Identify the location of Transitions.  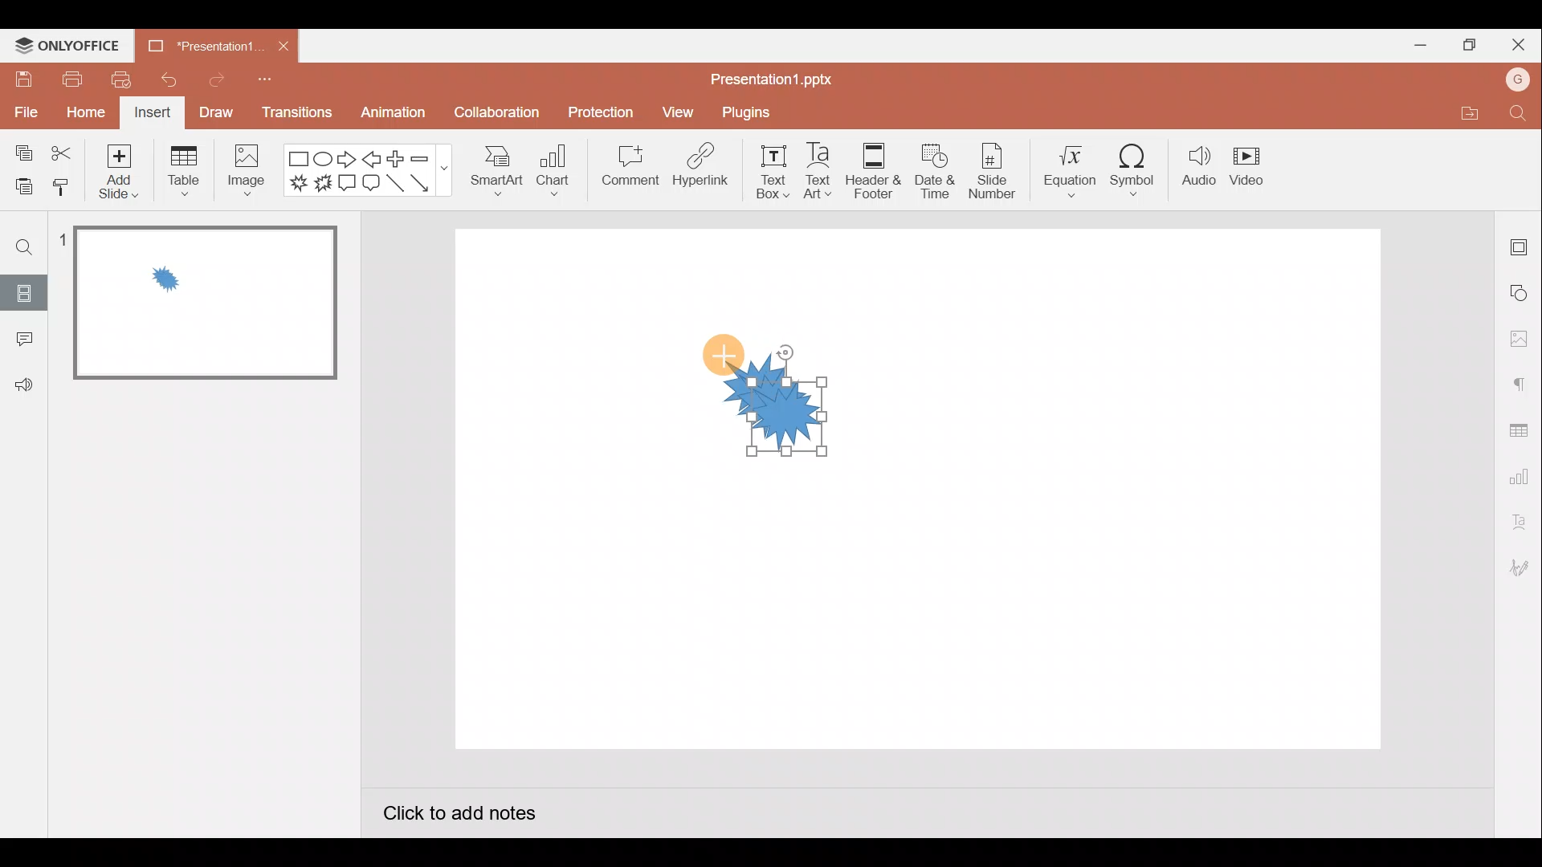
(294, 112).